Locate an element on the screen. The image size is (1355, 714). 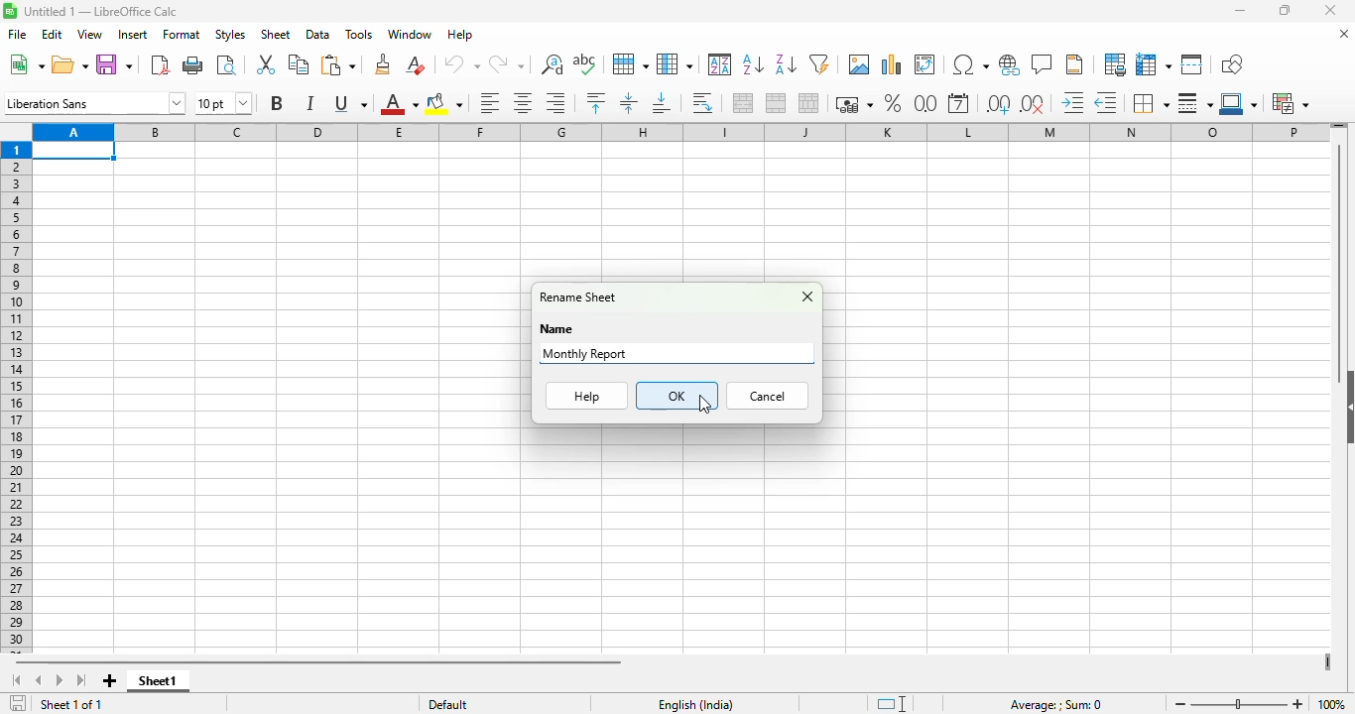
undo is located at coordinates (459, 64).